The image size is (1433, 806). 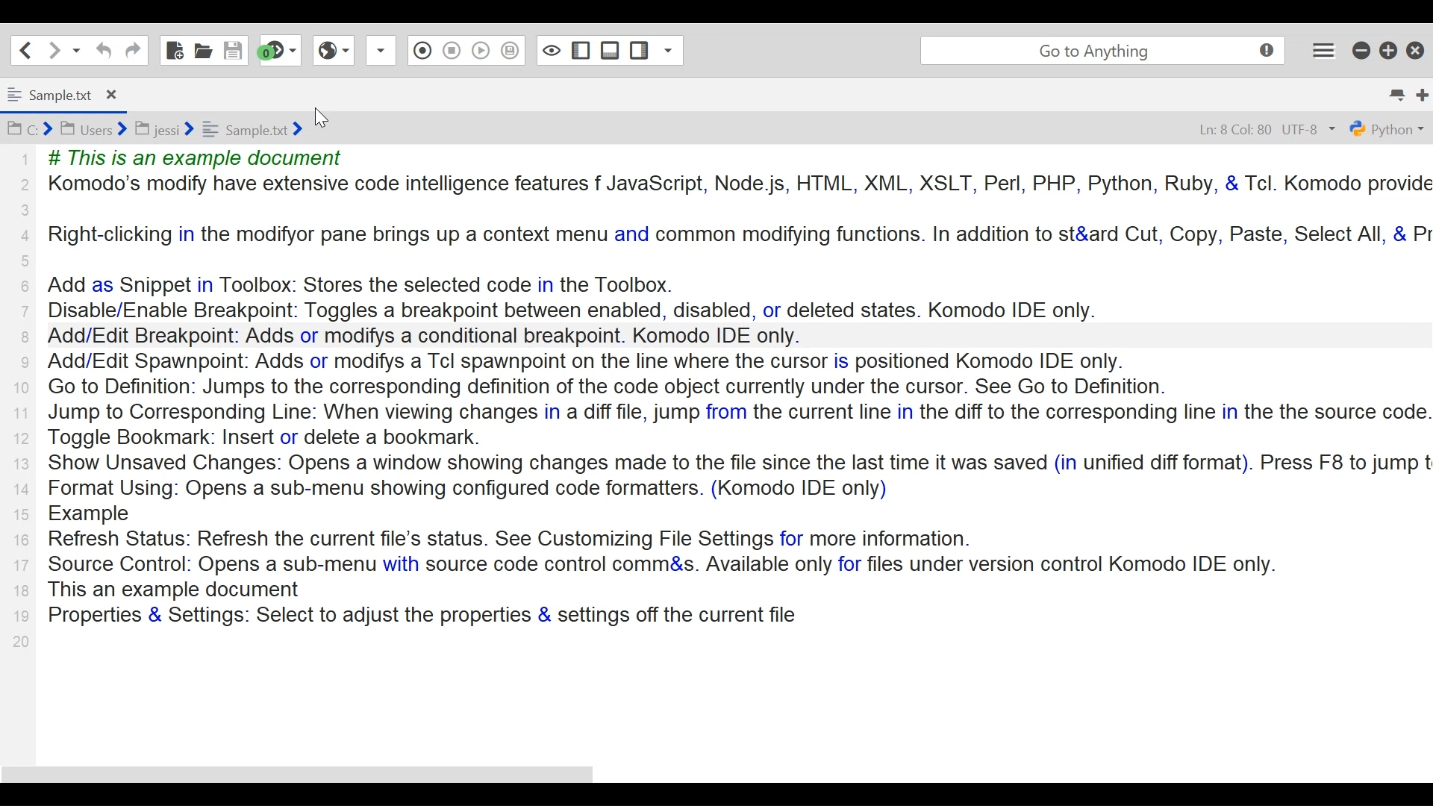 What do you see at coordinates (319, 118) in the screenshot?
I see `Cursor` at bounding box center [319, 118].